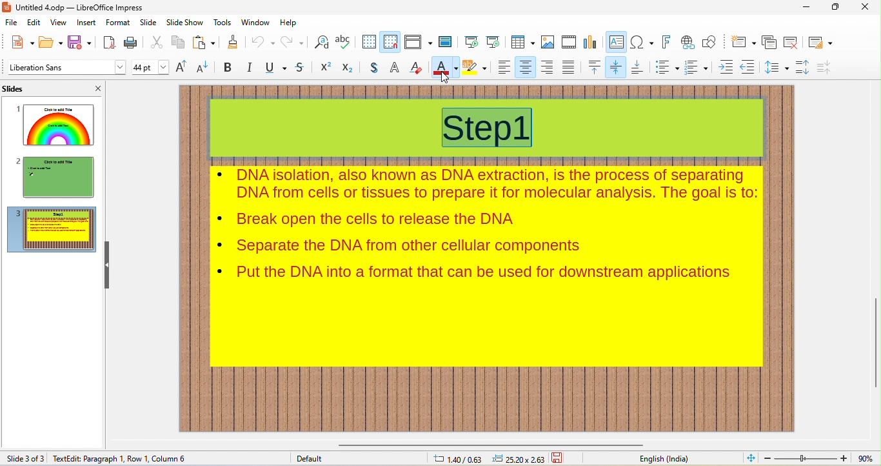 The width and height of the screenshot is (881, 466). What do you see at coordinates (749, 66) in the screenshot?
I see `decrease indent` at bounding box center [749, 66].